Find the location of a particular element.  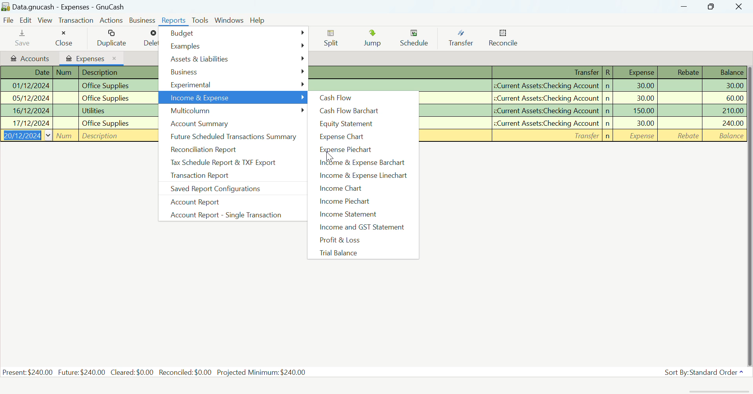

Office Supplies is located at coordinates (77, 98).